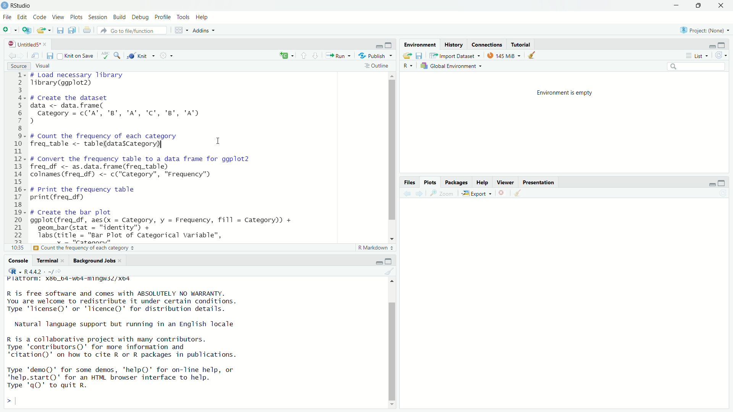 This screenshot has width=733, height=412. Describe the element at coordinates (482, 183) in the screenshot. I see `help` at that location.